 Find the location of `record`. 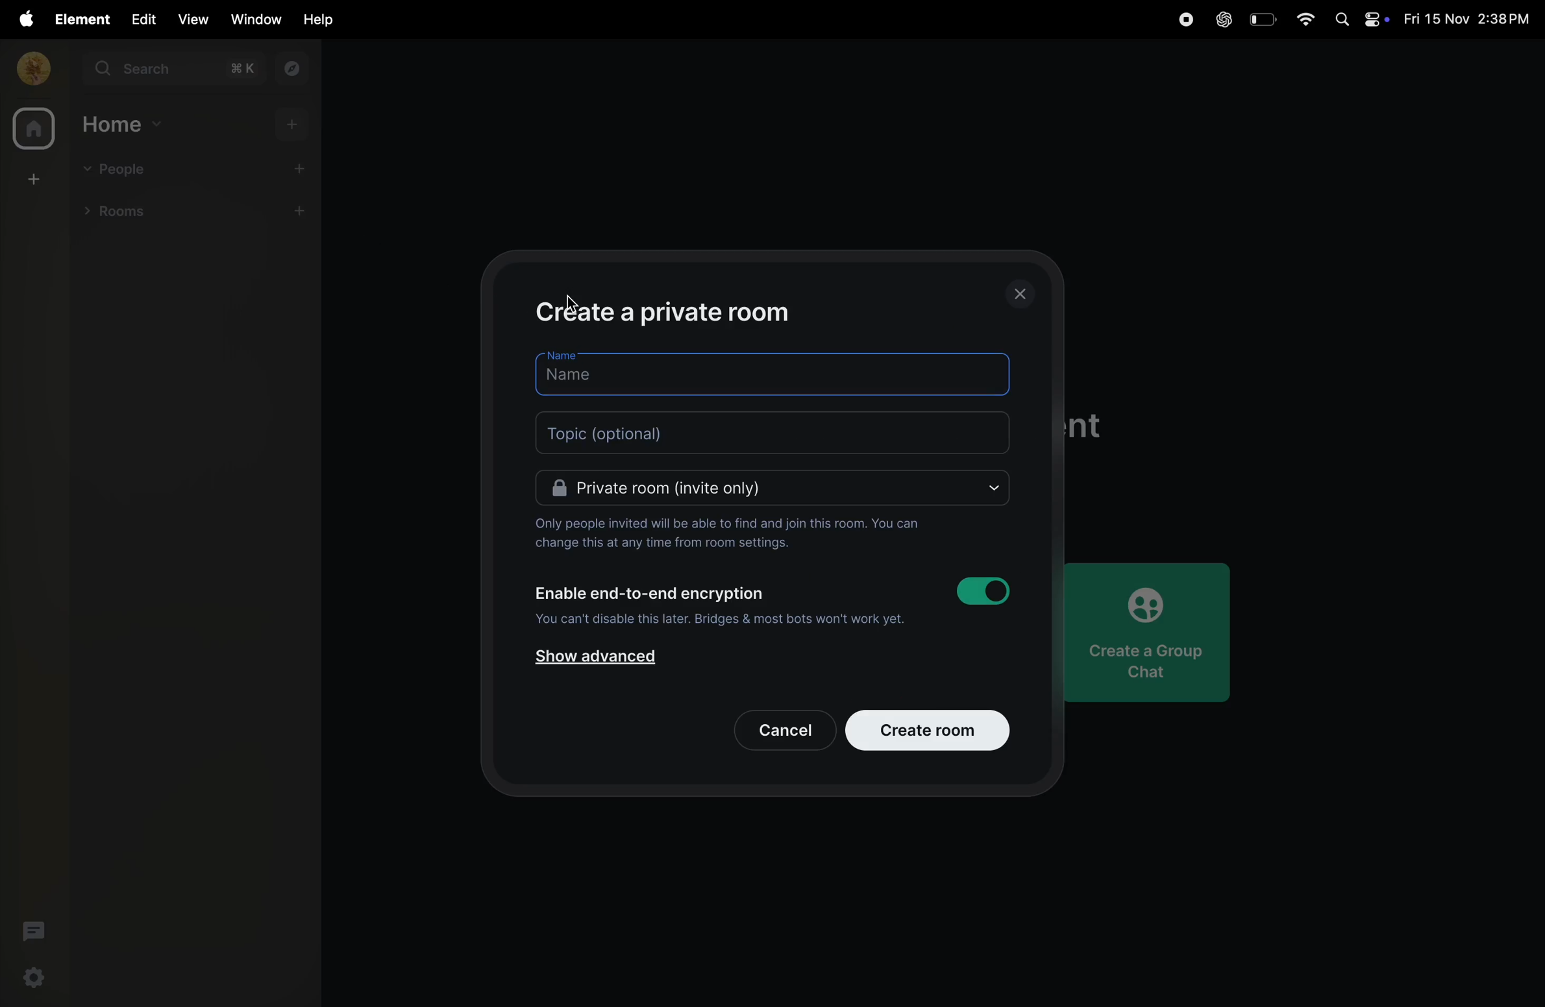

record is located at coordinates (1180, 21).